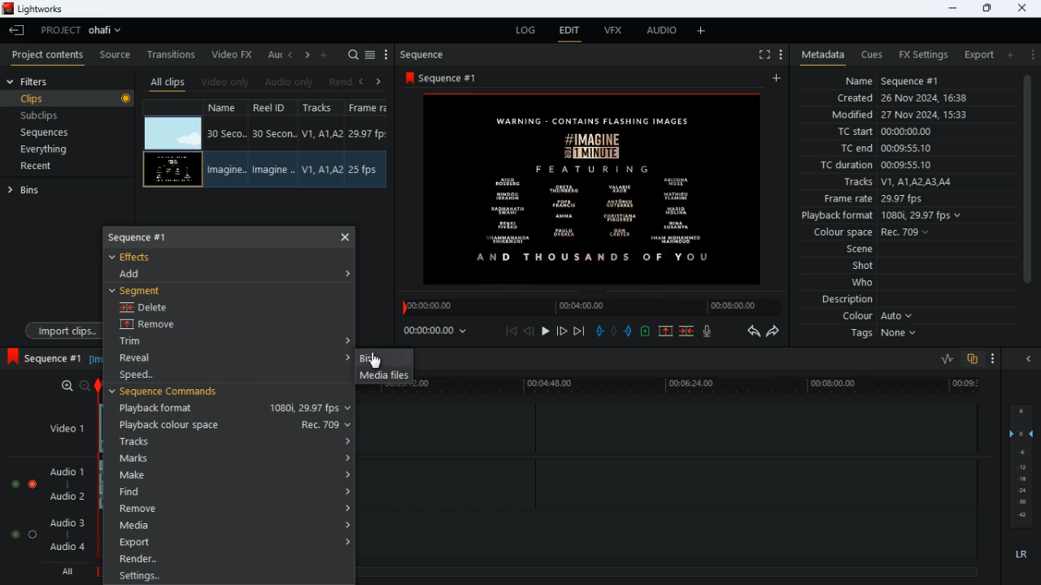  I want to click on filters, so click(37, 82).